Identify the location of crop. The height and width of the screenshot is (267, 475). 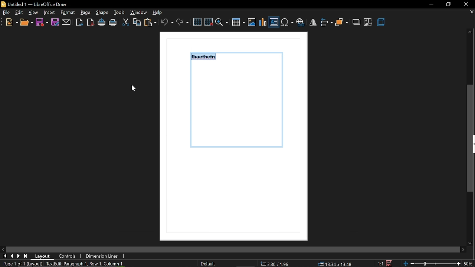
(368, 23).